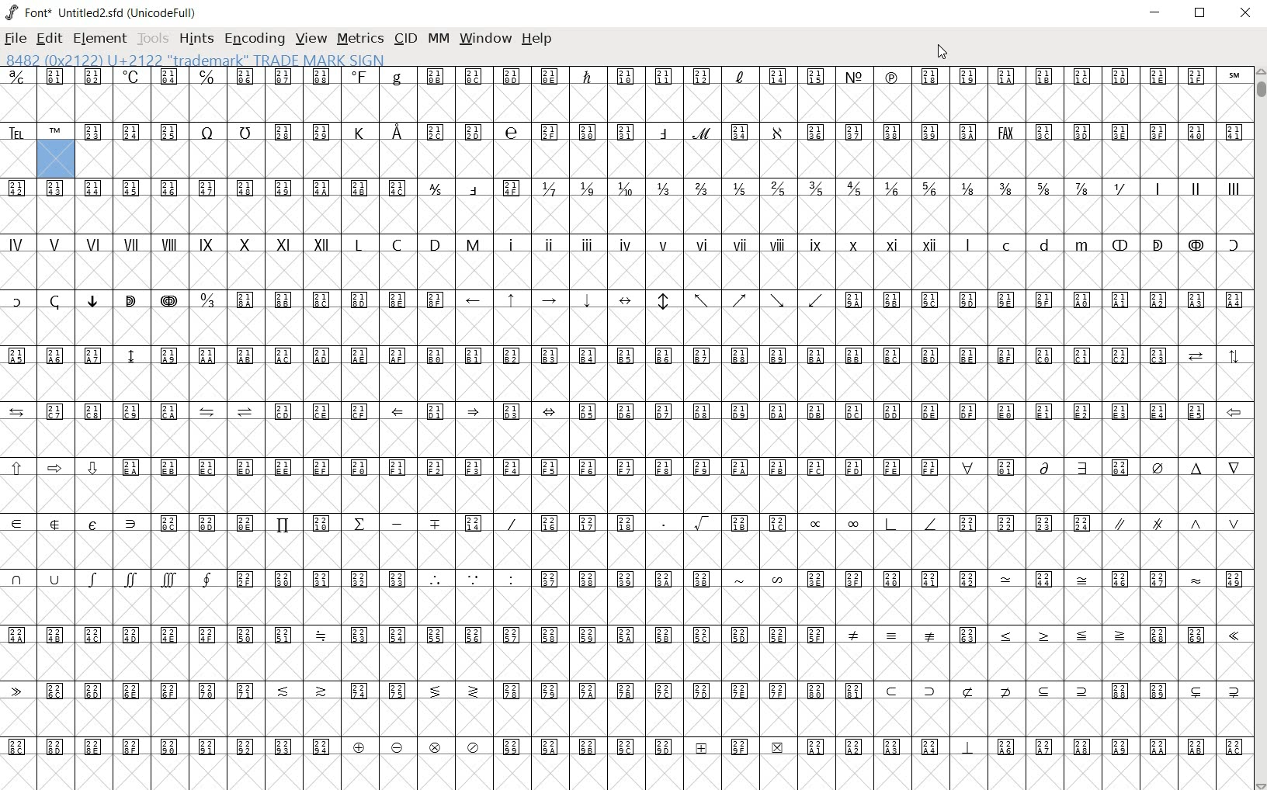 This screenshot has width=1267, height=790. What do you see at coordinates (473, 262) in the screenshot?
I see `roman characters` at bounding box center [473, 262].